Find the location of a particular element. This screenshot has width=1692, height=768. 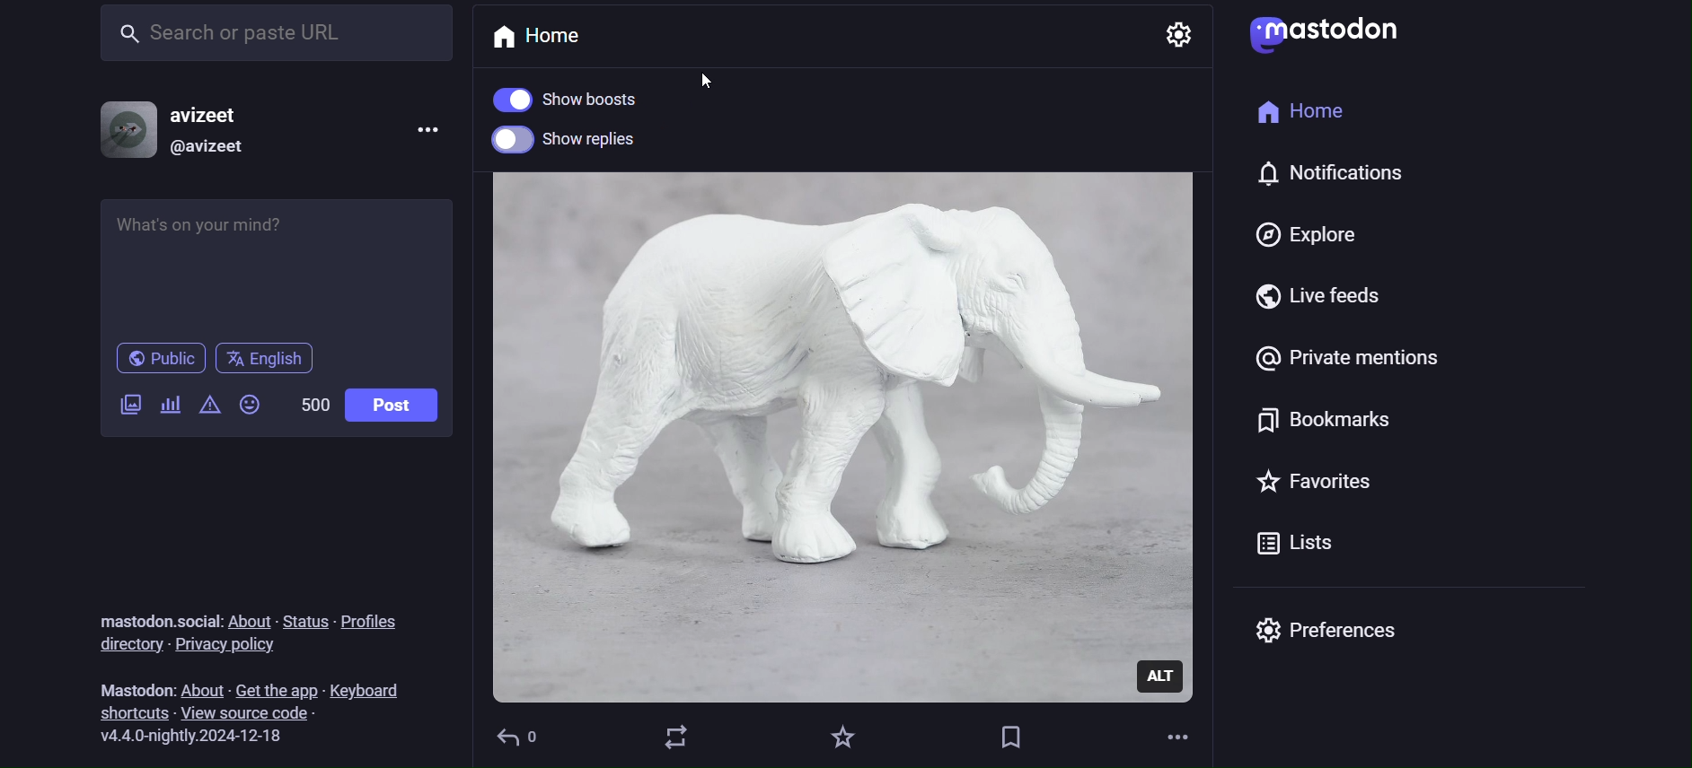

logo is located at coordinates (1326, 36).